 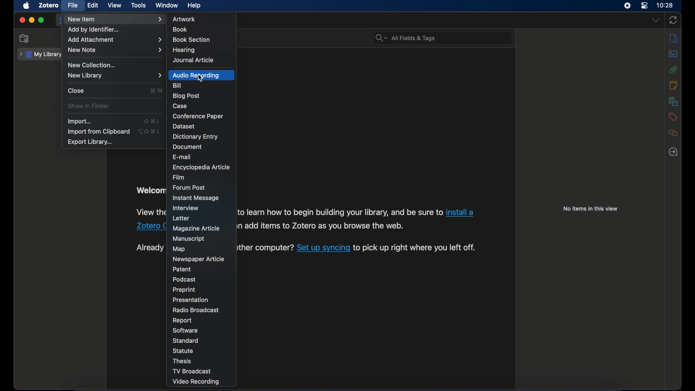 I want to click on patent, so click(x=182, y=269).